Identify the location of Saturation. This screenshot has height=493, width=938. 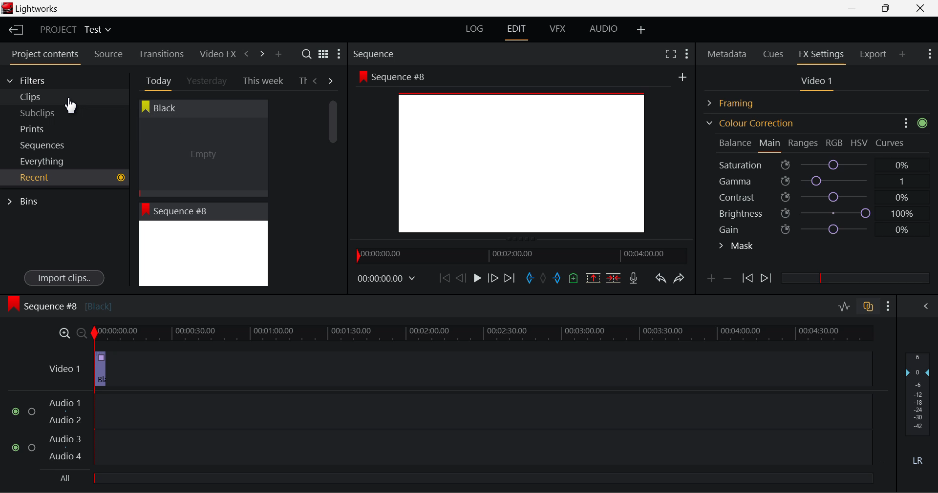
(815, 163).